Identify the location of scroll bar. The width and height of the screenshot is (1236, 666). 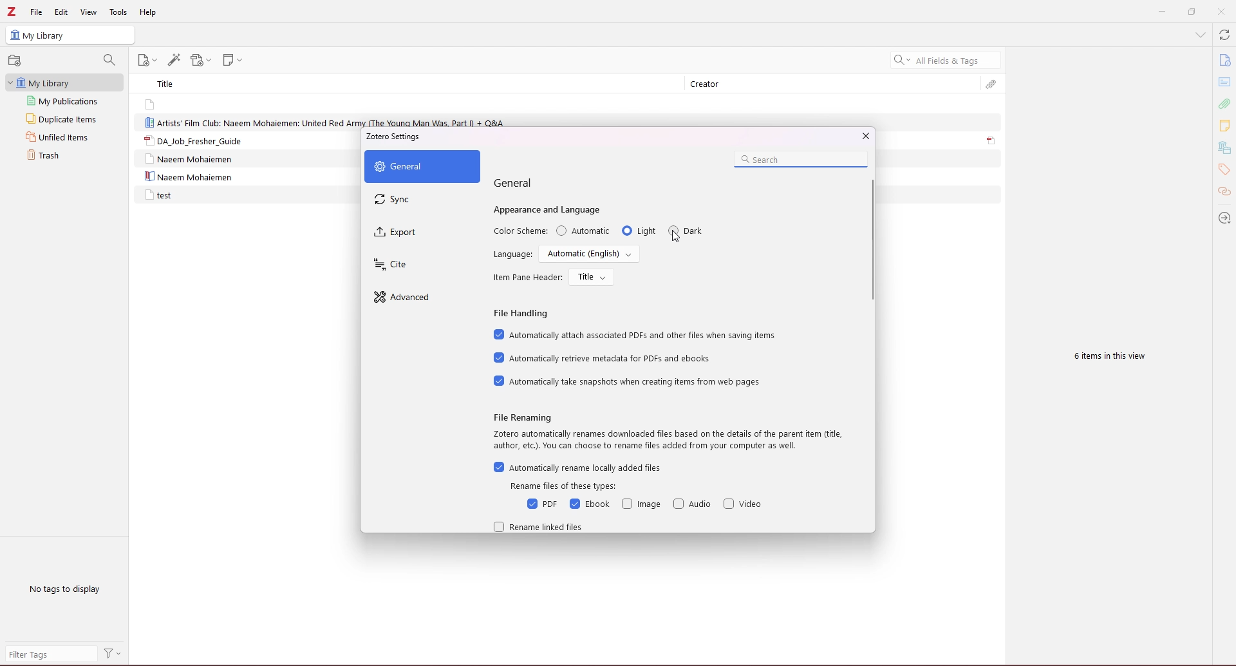
(874, 240).